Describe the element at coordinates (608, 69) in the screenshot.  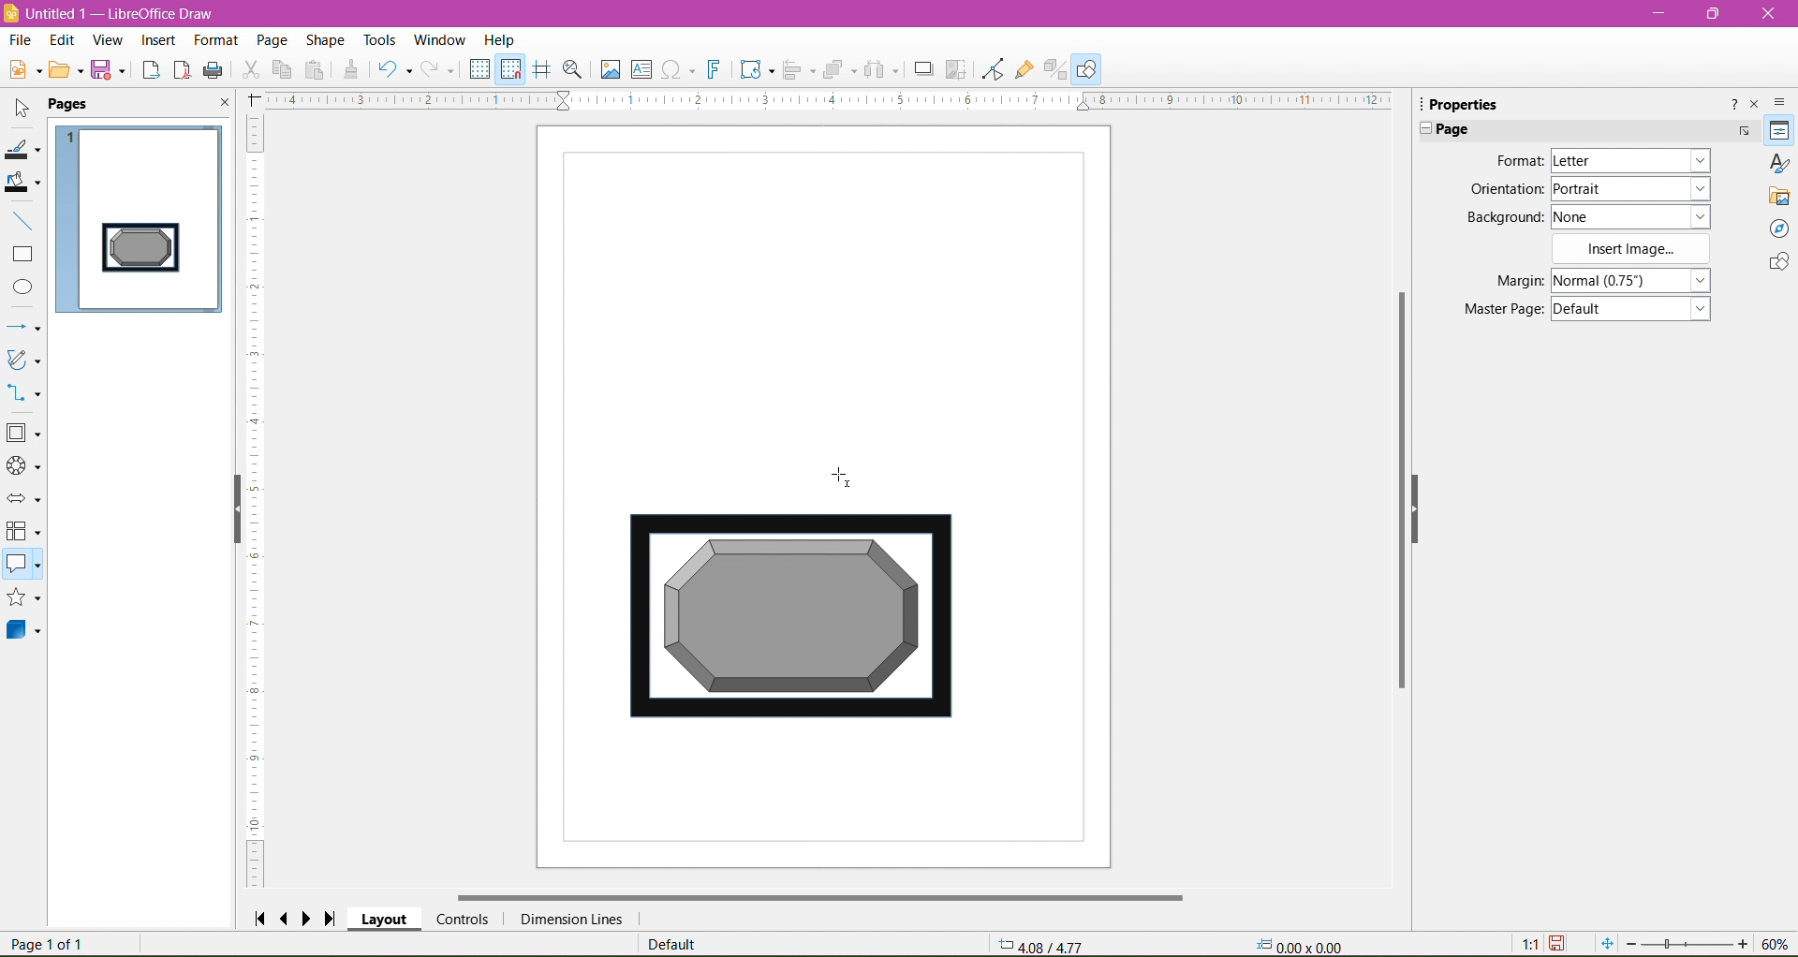
I see `Insert Image` at that location.